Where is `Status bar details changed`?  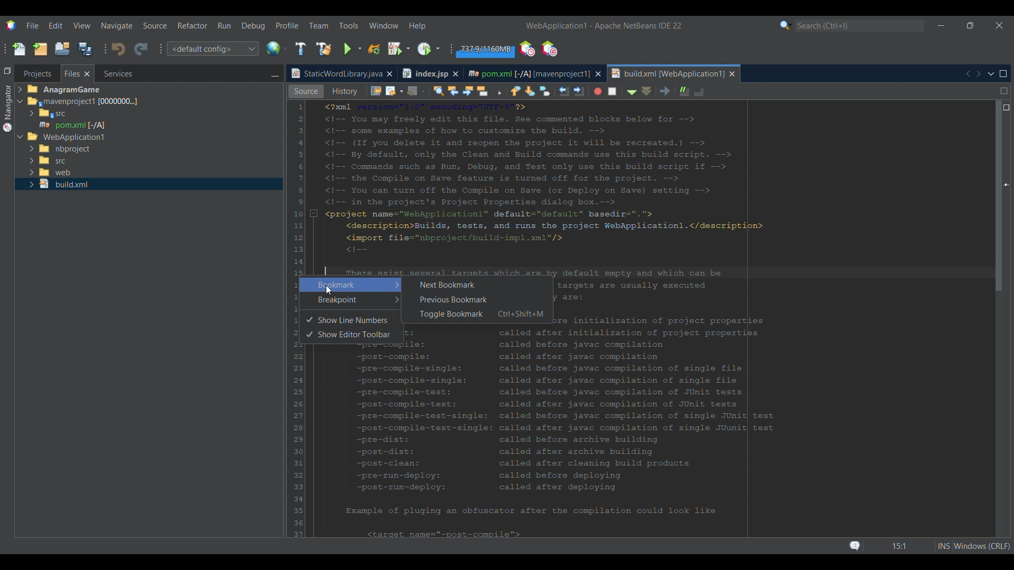 Status bar details changed is located at coordinates (916, 546).